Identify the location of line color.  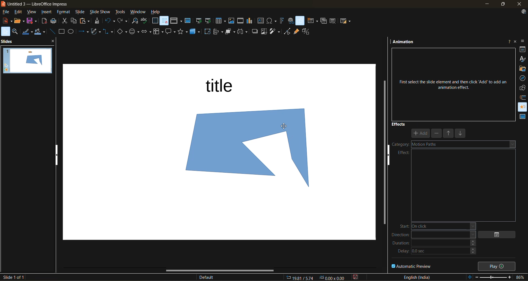
(28, 32).